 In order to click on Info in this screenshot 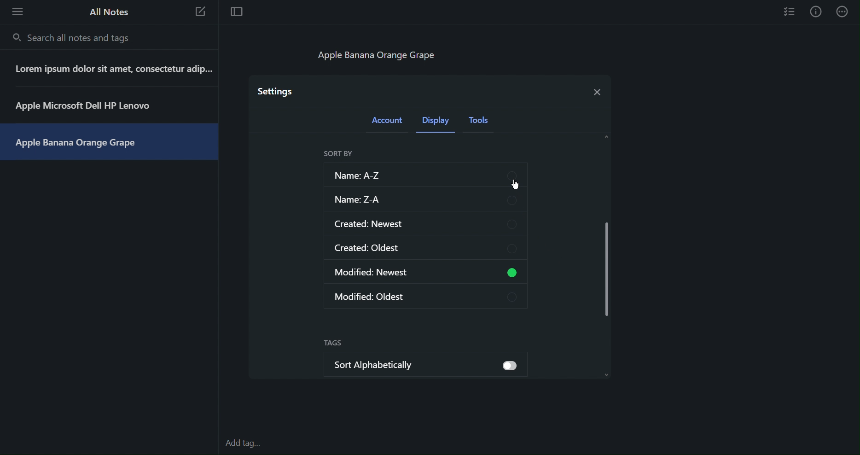, I will do `click(816, 12)`.